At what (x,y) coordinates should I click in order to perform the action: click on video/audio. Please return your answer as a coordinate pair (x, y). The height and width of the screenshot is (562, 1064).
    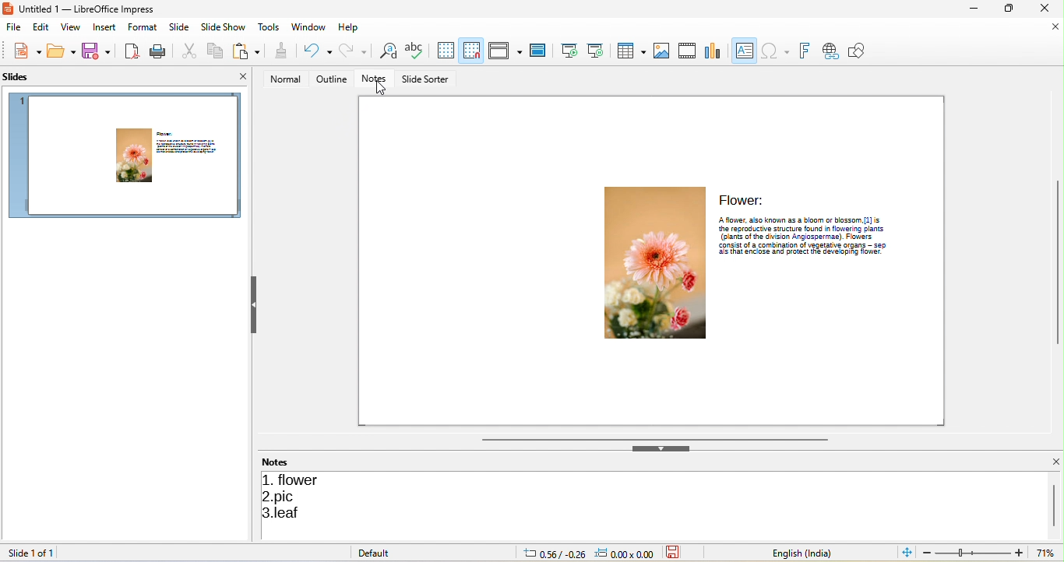
    Looking at the image, I should click on (686, 49).